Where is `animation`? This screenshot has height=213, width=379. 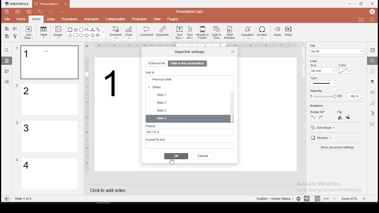
animation is located at coordinates (91, 20).